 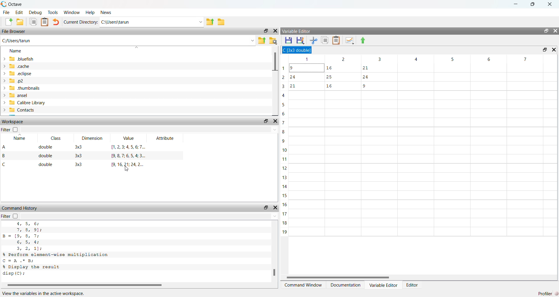 I want to click on News, so click(x=106, y=12).